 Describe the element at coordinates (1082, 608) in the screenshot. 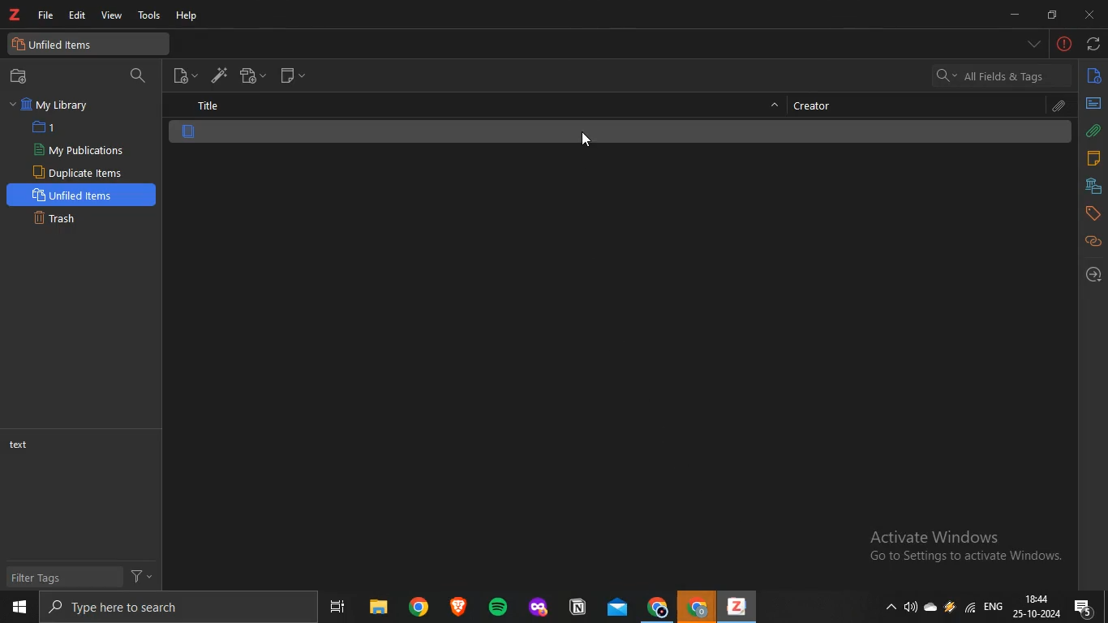

I see `notifications` at that location.